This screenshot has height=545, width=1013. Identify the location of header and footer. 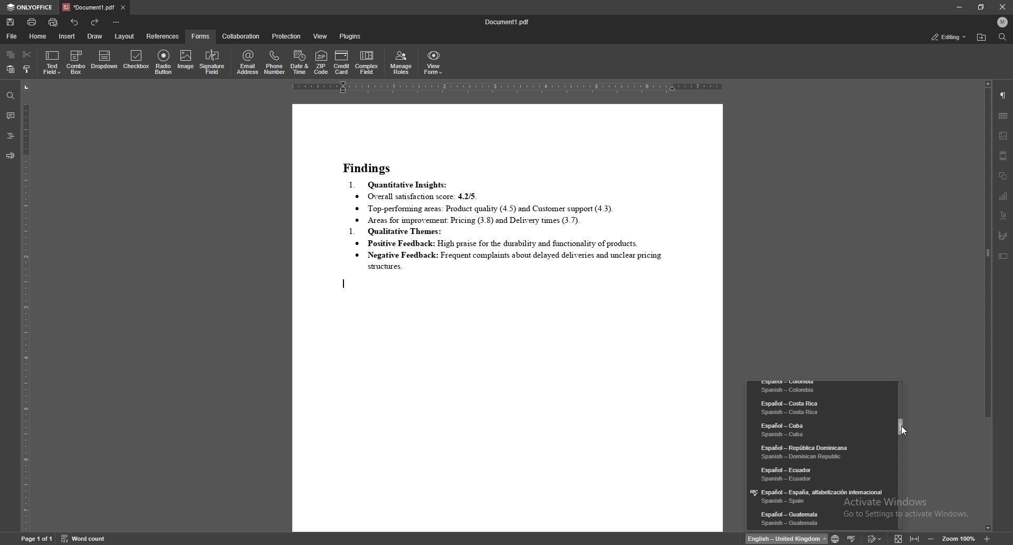
(1004, 156).